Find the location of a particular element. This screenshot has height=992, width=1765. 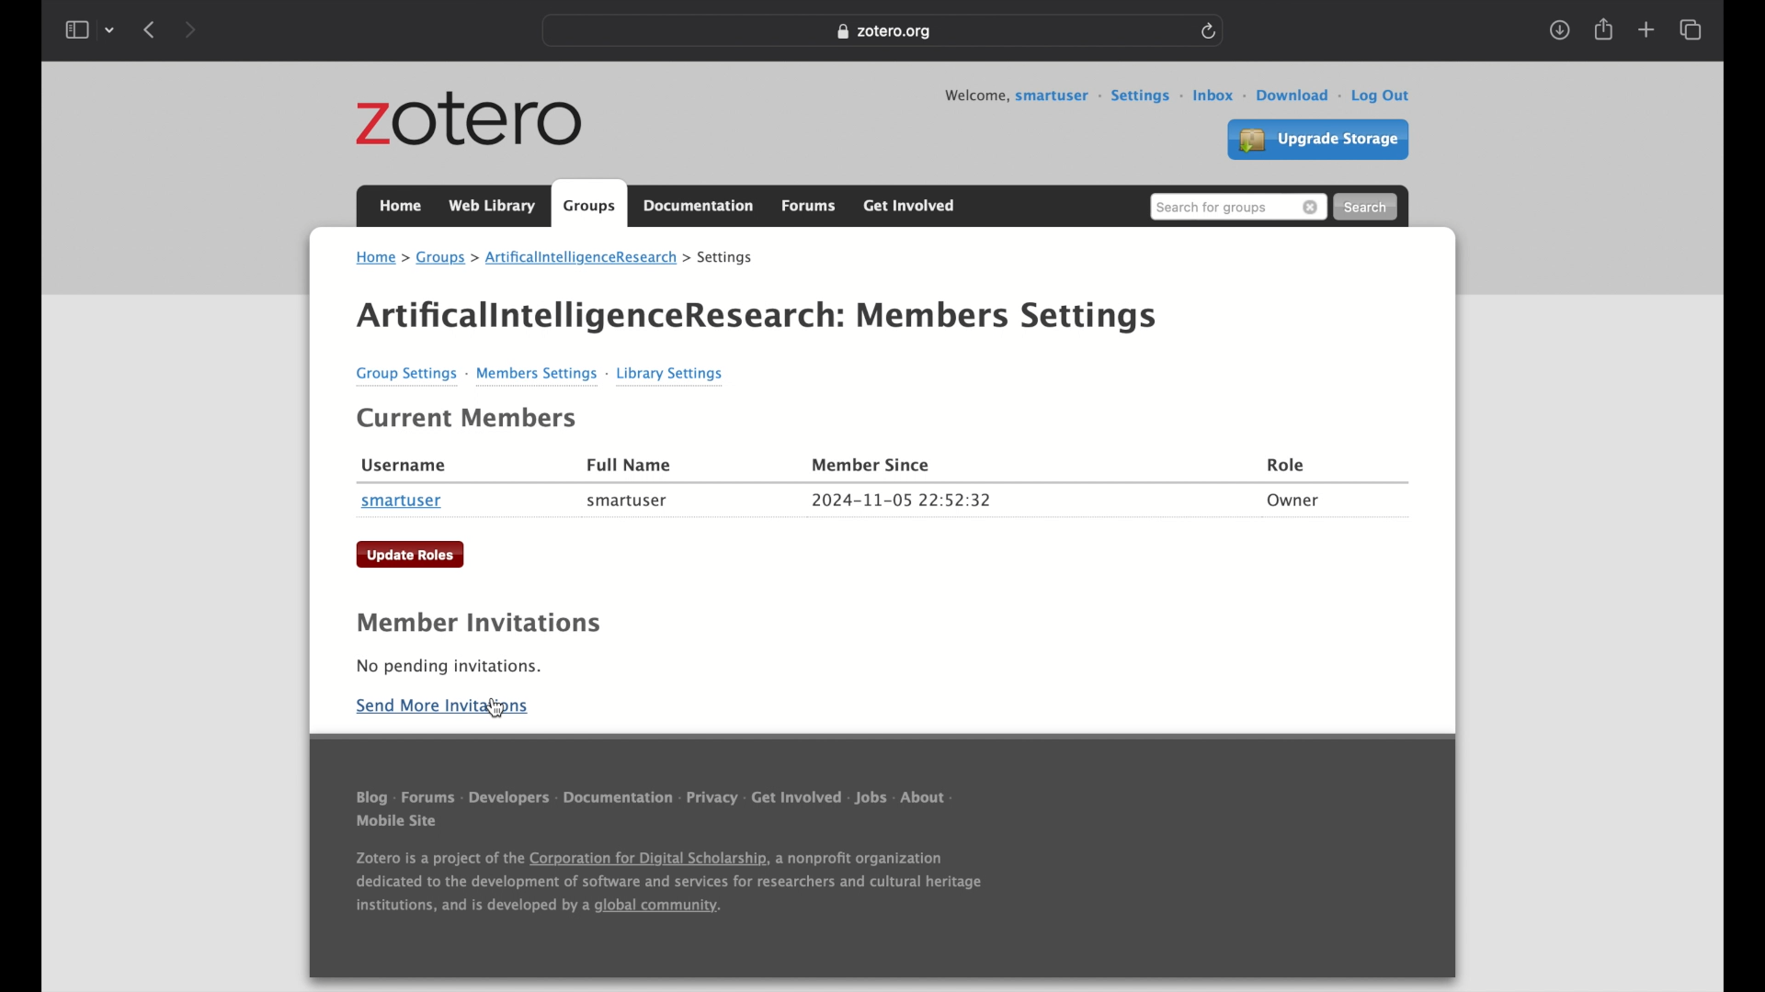

web library is located at coordinates (492, 206).